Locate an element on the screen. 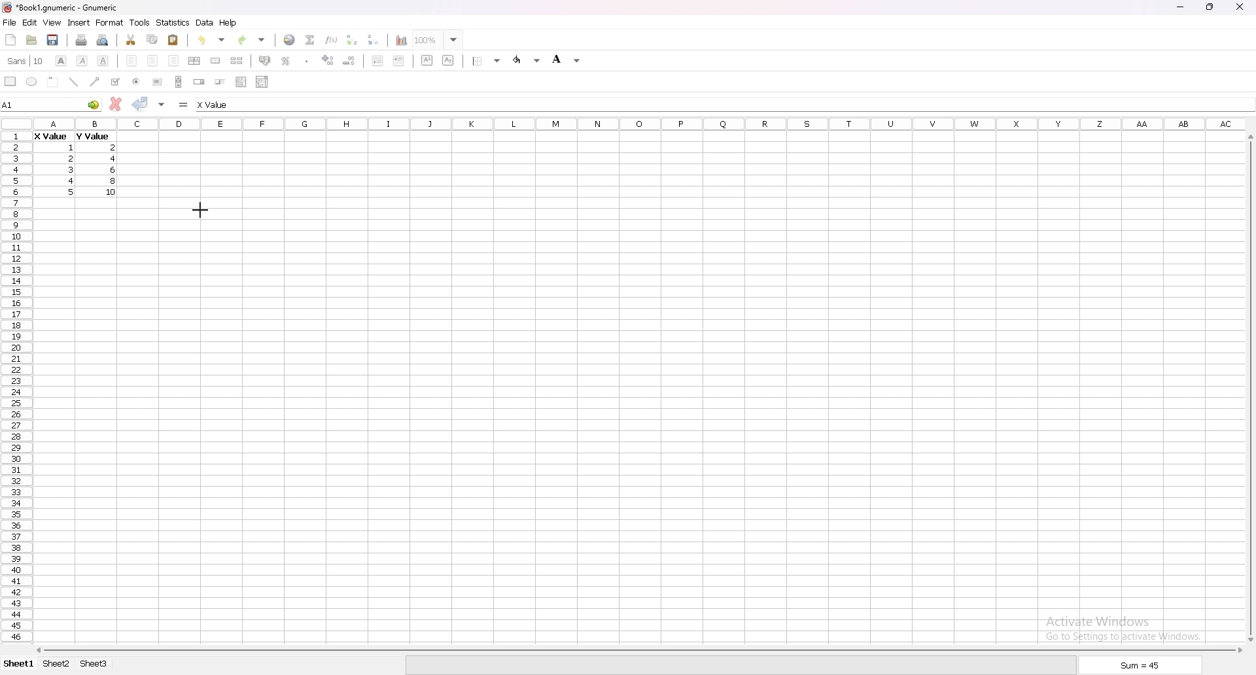 This screenshot has height=675, width=1256. value is located at coordinates (92, 136).